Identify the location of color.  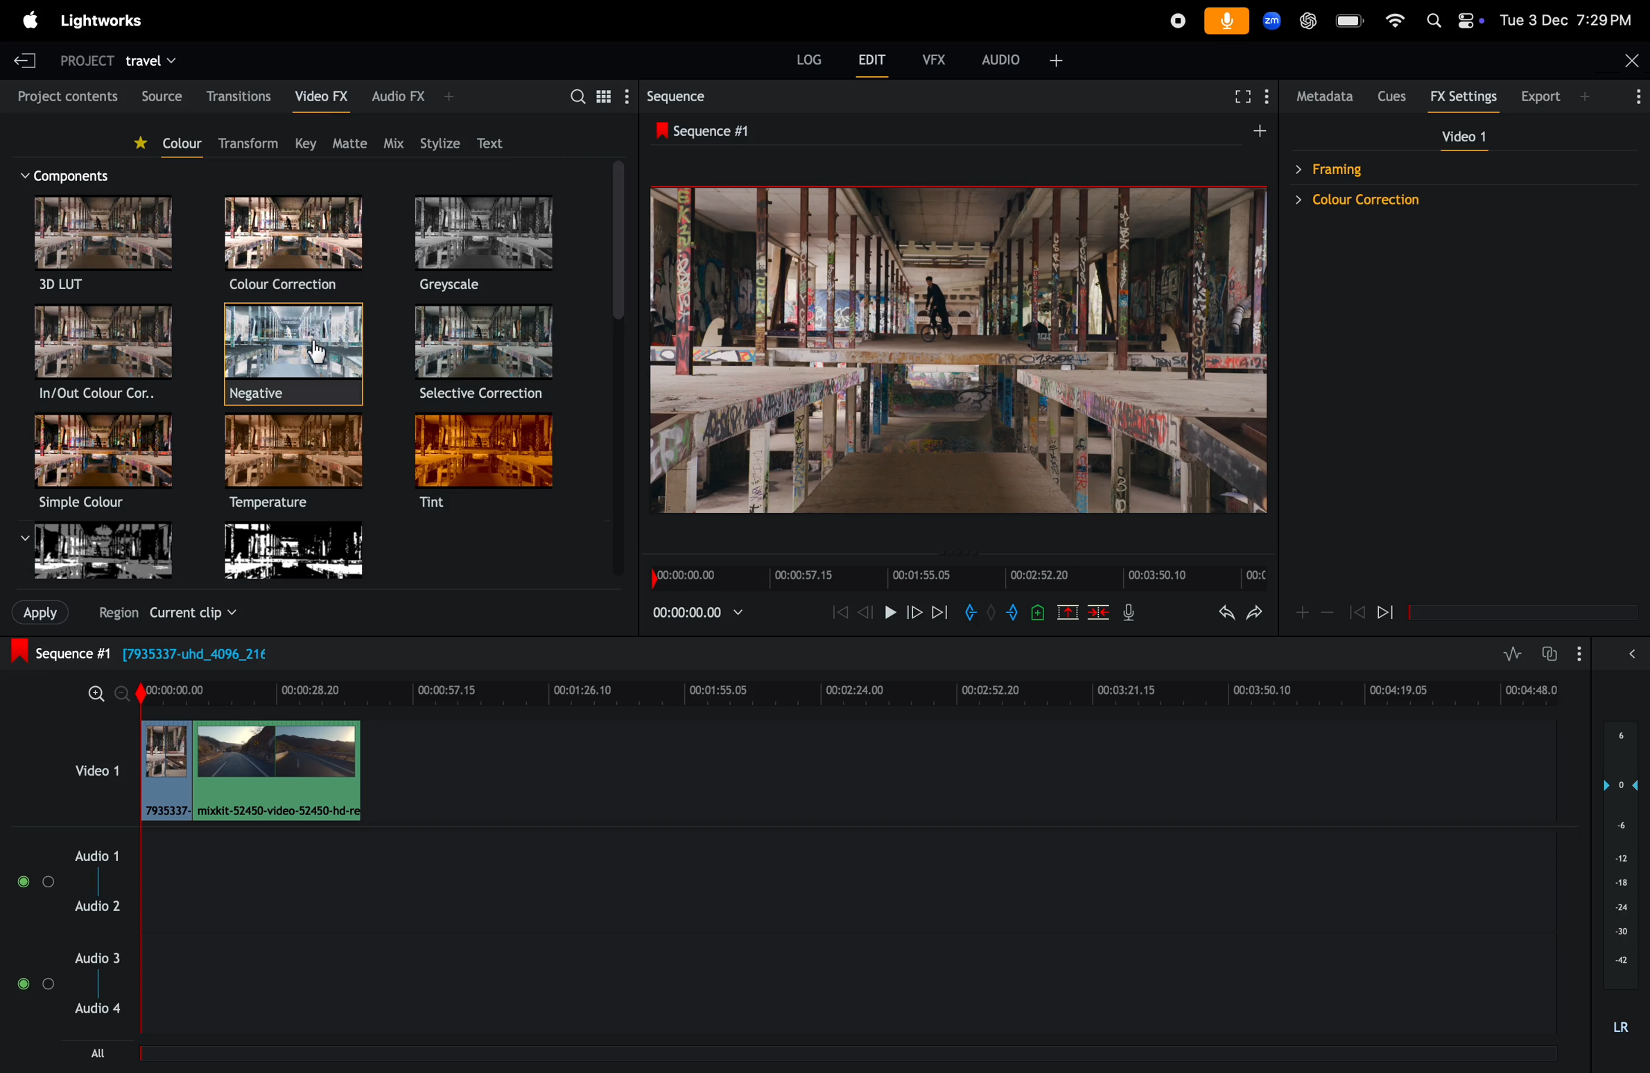
(173, 145).